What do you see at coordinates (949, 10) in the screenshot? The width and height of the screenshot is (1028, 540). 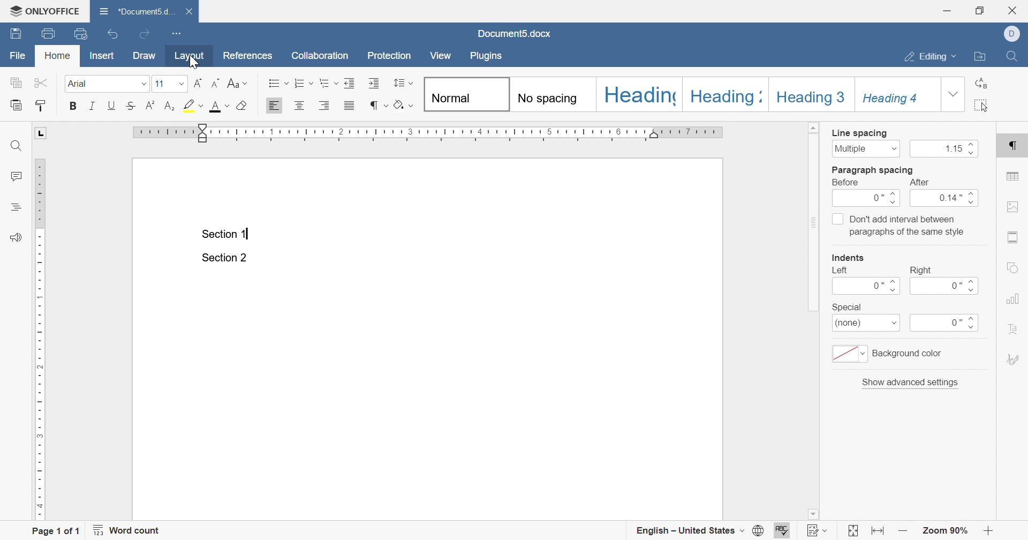 I see `minimize` at bounding box center [949, 10].